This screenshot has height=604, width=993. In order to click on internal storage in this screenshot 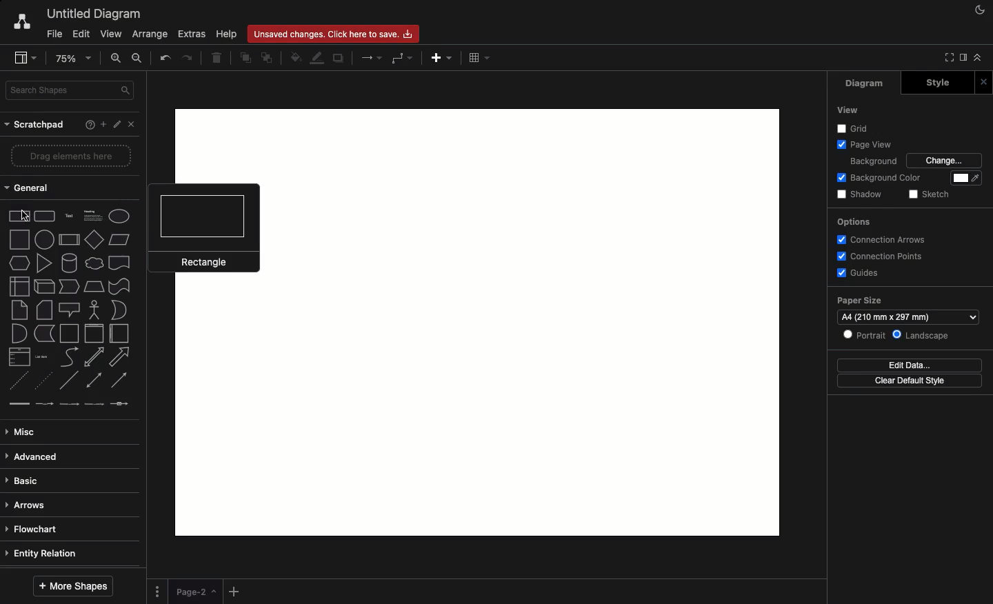, I will do `click(16, 287)`.